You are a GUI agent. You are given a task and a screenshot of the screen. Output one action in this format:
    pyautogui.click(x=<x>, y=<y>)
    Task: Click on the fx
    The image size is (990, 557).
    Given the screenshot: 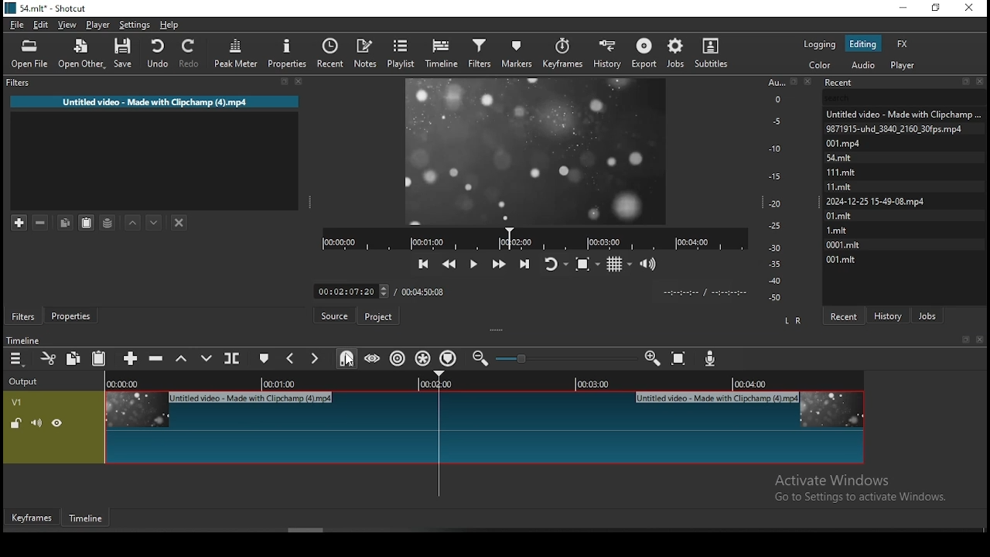 What is the action you would take?
    pyautogui.click(x=902, y=43)
    